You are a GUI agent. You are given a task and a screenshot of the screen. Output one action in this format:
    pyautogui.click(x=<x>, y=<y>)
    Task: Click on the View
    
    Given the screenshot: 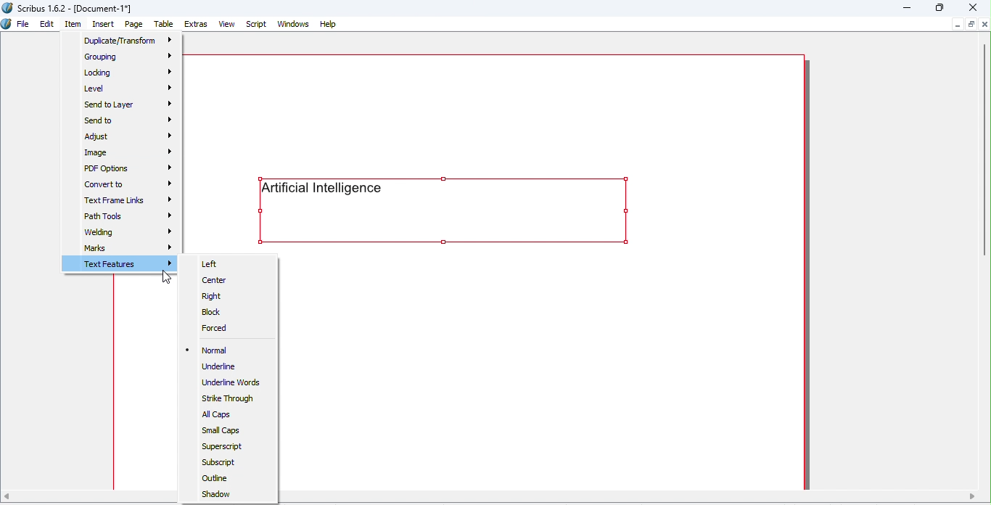 What is the action you would take?
    pyautogui.click(x=229, y=24)
    